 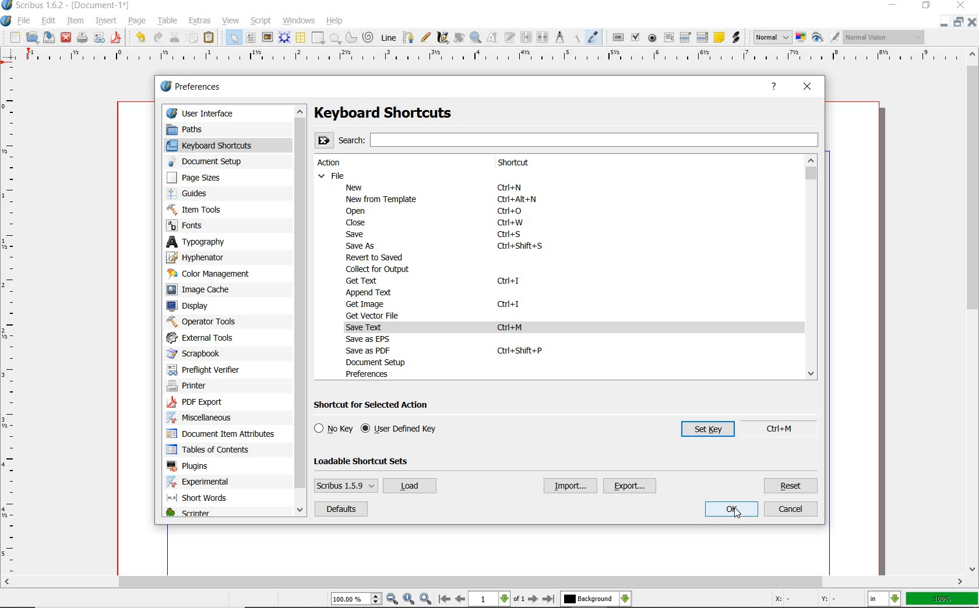 I want to click on action, so click(x=334, y=163).